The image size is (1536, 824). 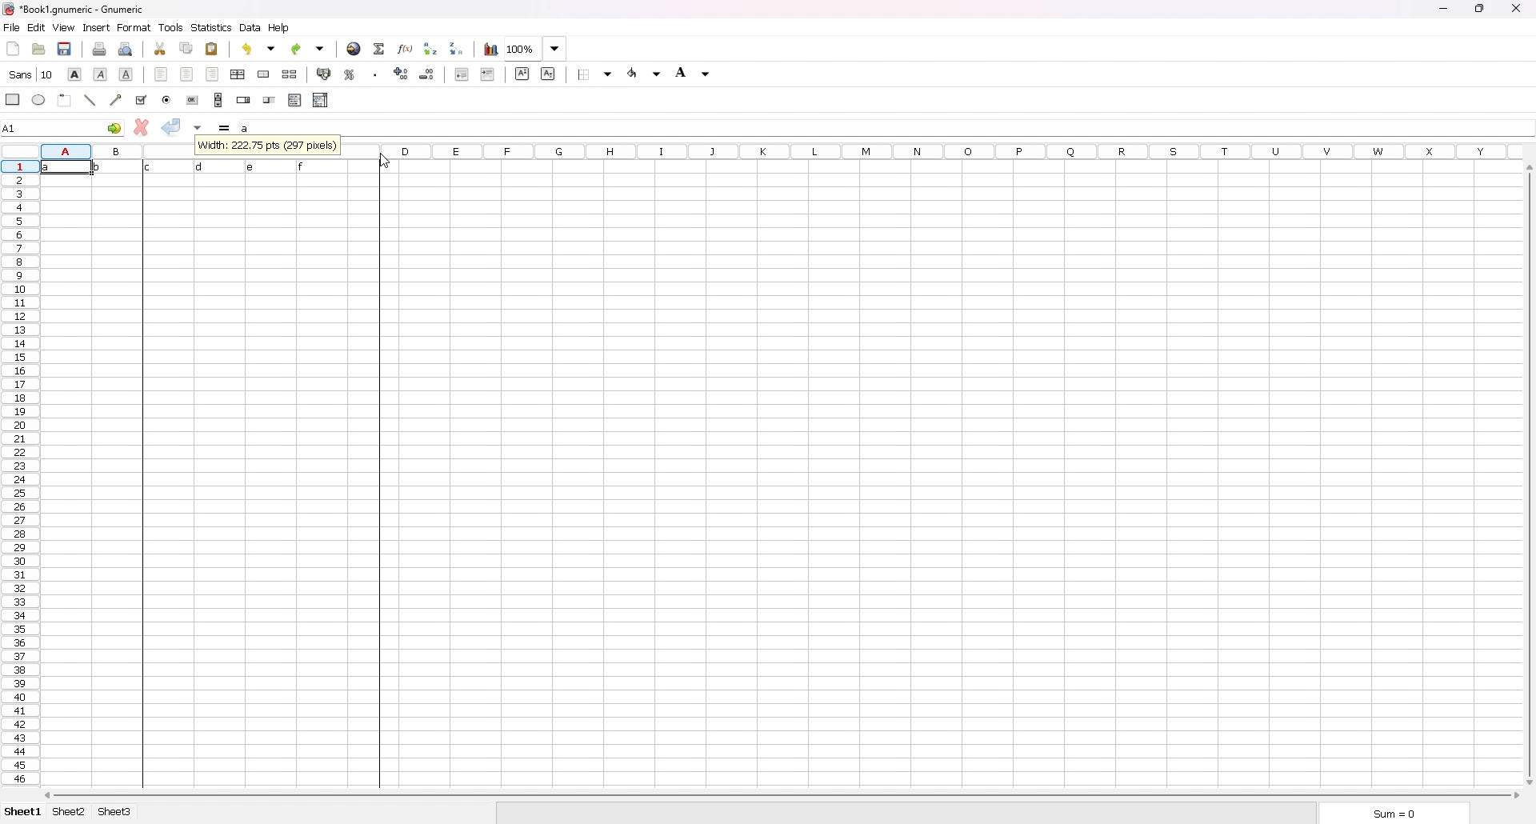 I want to click on combo box, so click(x=321, y=100).